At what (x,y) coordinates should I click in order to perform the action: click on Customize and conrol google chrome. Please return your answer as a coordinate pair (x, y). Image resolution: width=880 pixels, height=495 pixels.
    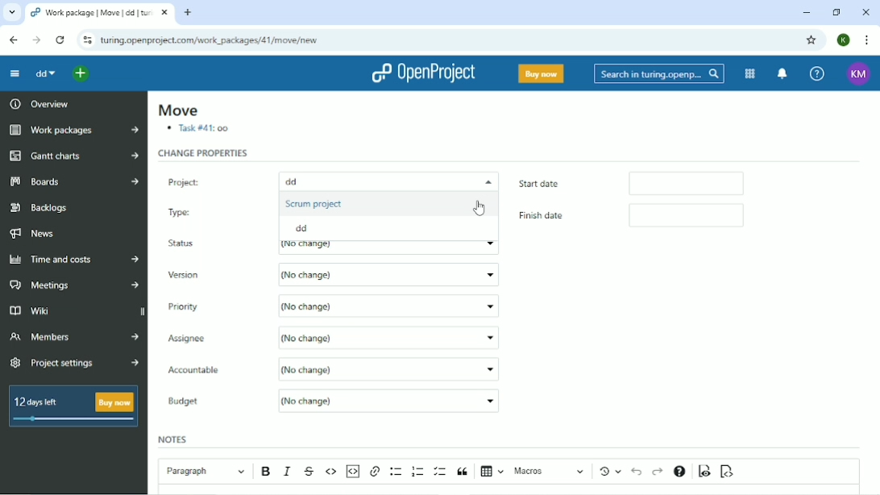
    Looking at the image, I should click on (867, 40).